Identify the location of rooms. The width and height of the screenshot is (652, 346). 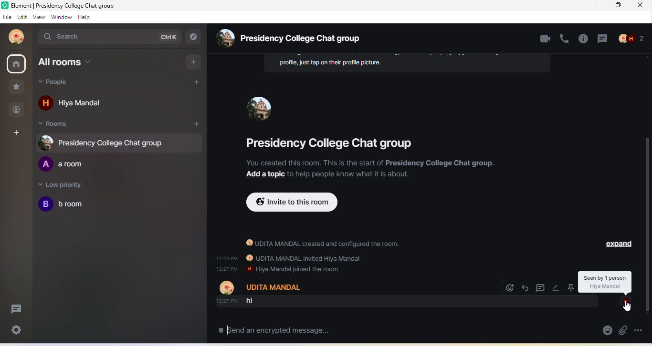
(62, 124).